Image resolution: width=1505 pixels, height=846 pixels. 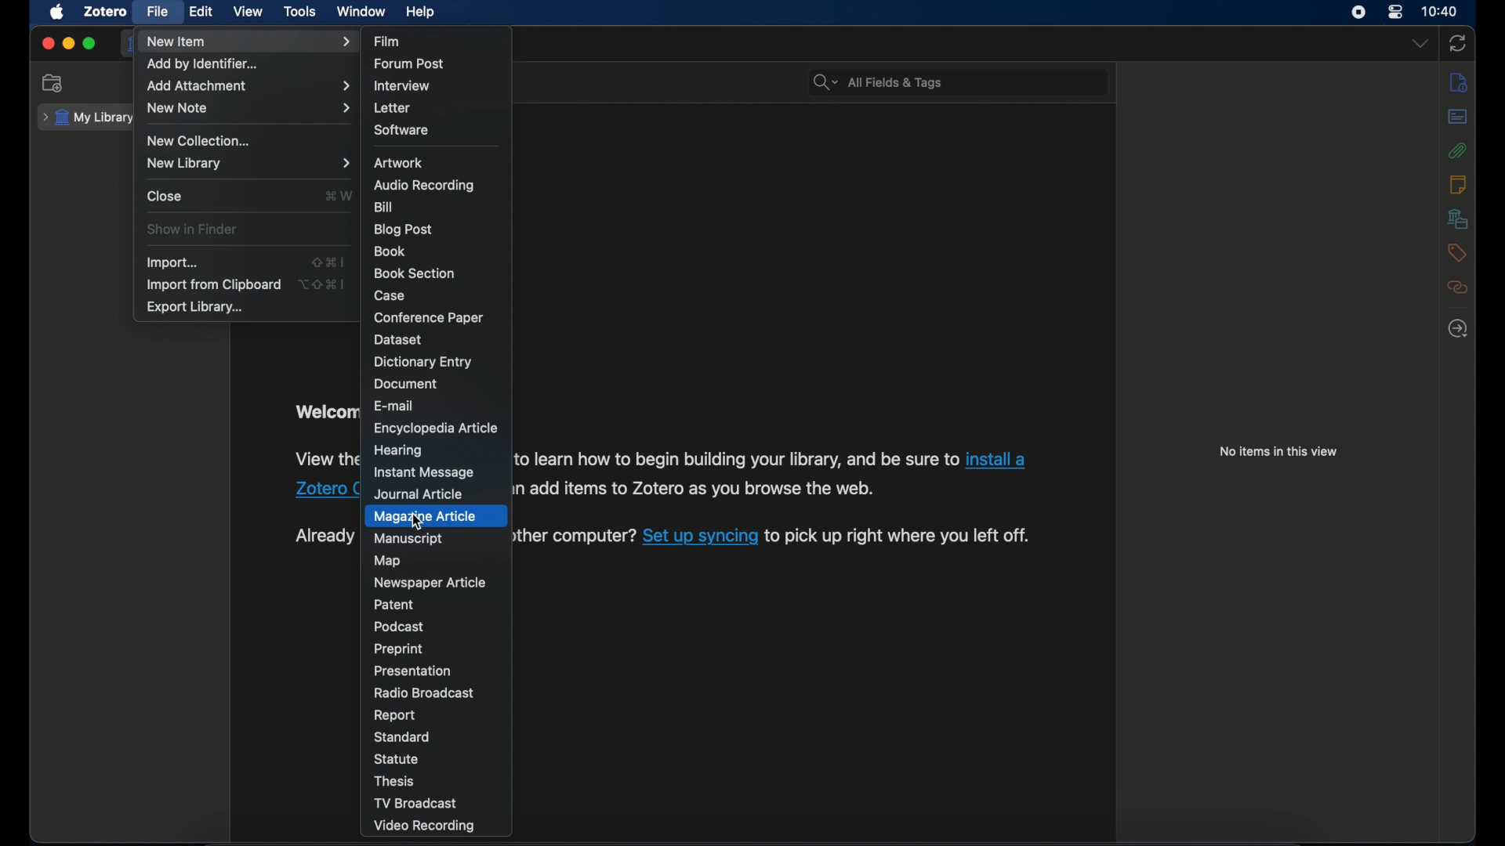 I want to click on apple, so click(x=57, y=13).